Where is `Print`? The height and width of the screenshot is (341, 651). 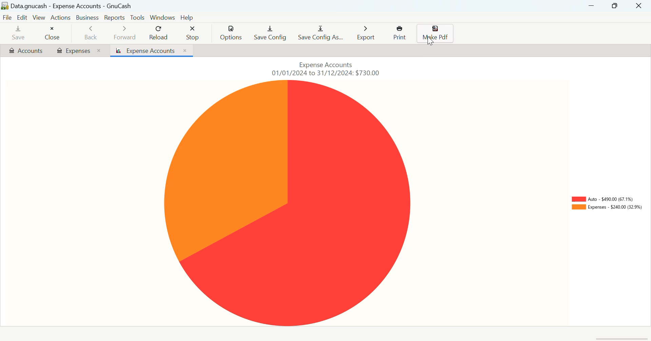
Print is located at coordinates (400, 33).